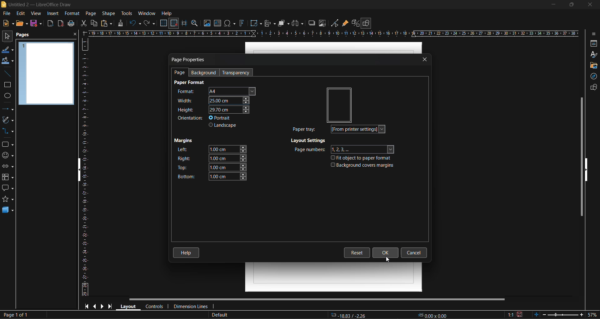  What do you see at coordinates (167, 13) in the screenshot?
I see `help` at bounding box center [167, 13].